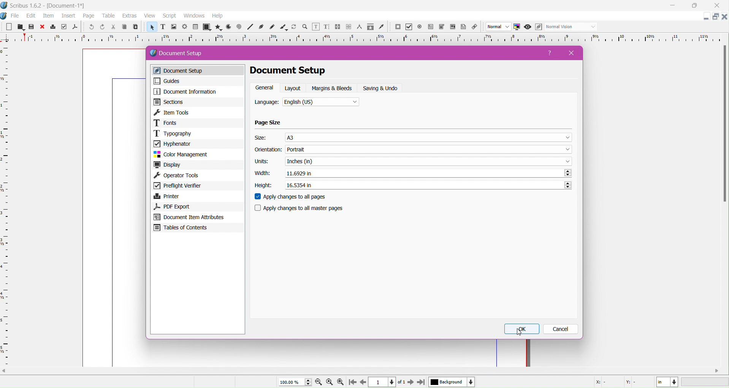 Image resolution: width=729 pixels, height=388 pixels. What do you see at coordinates (527, 27) in the screenshot?
I see `preview mode` at bounding box center [527, 27].